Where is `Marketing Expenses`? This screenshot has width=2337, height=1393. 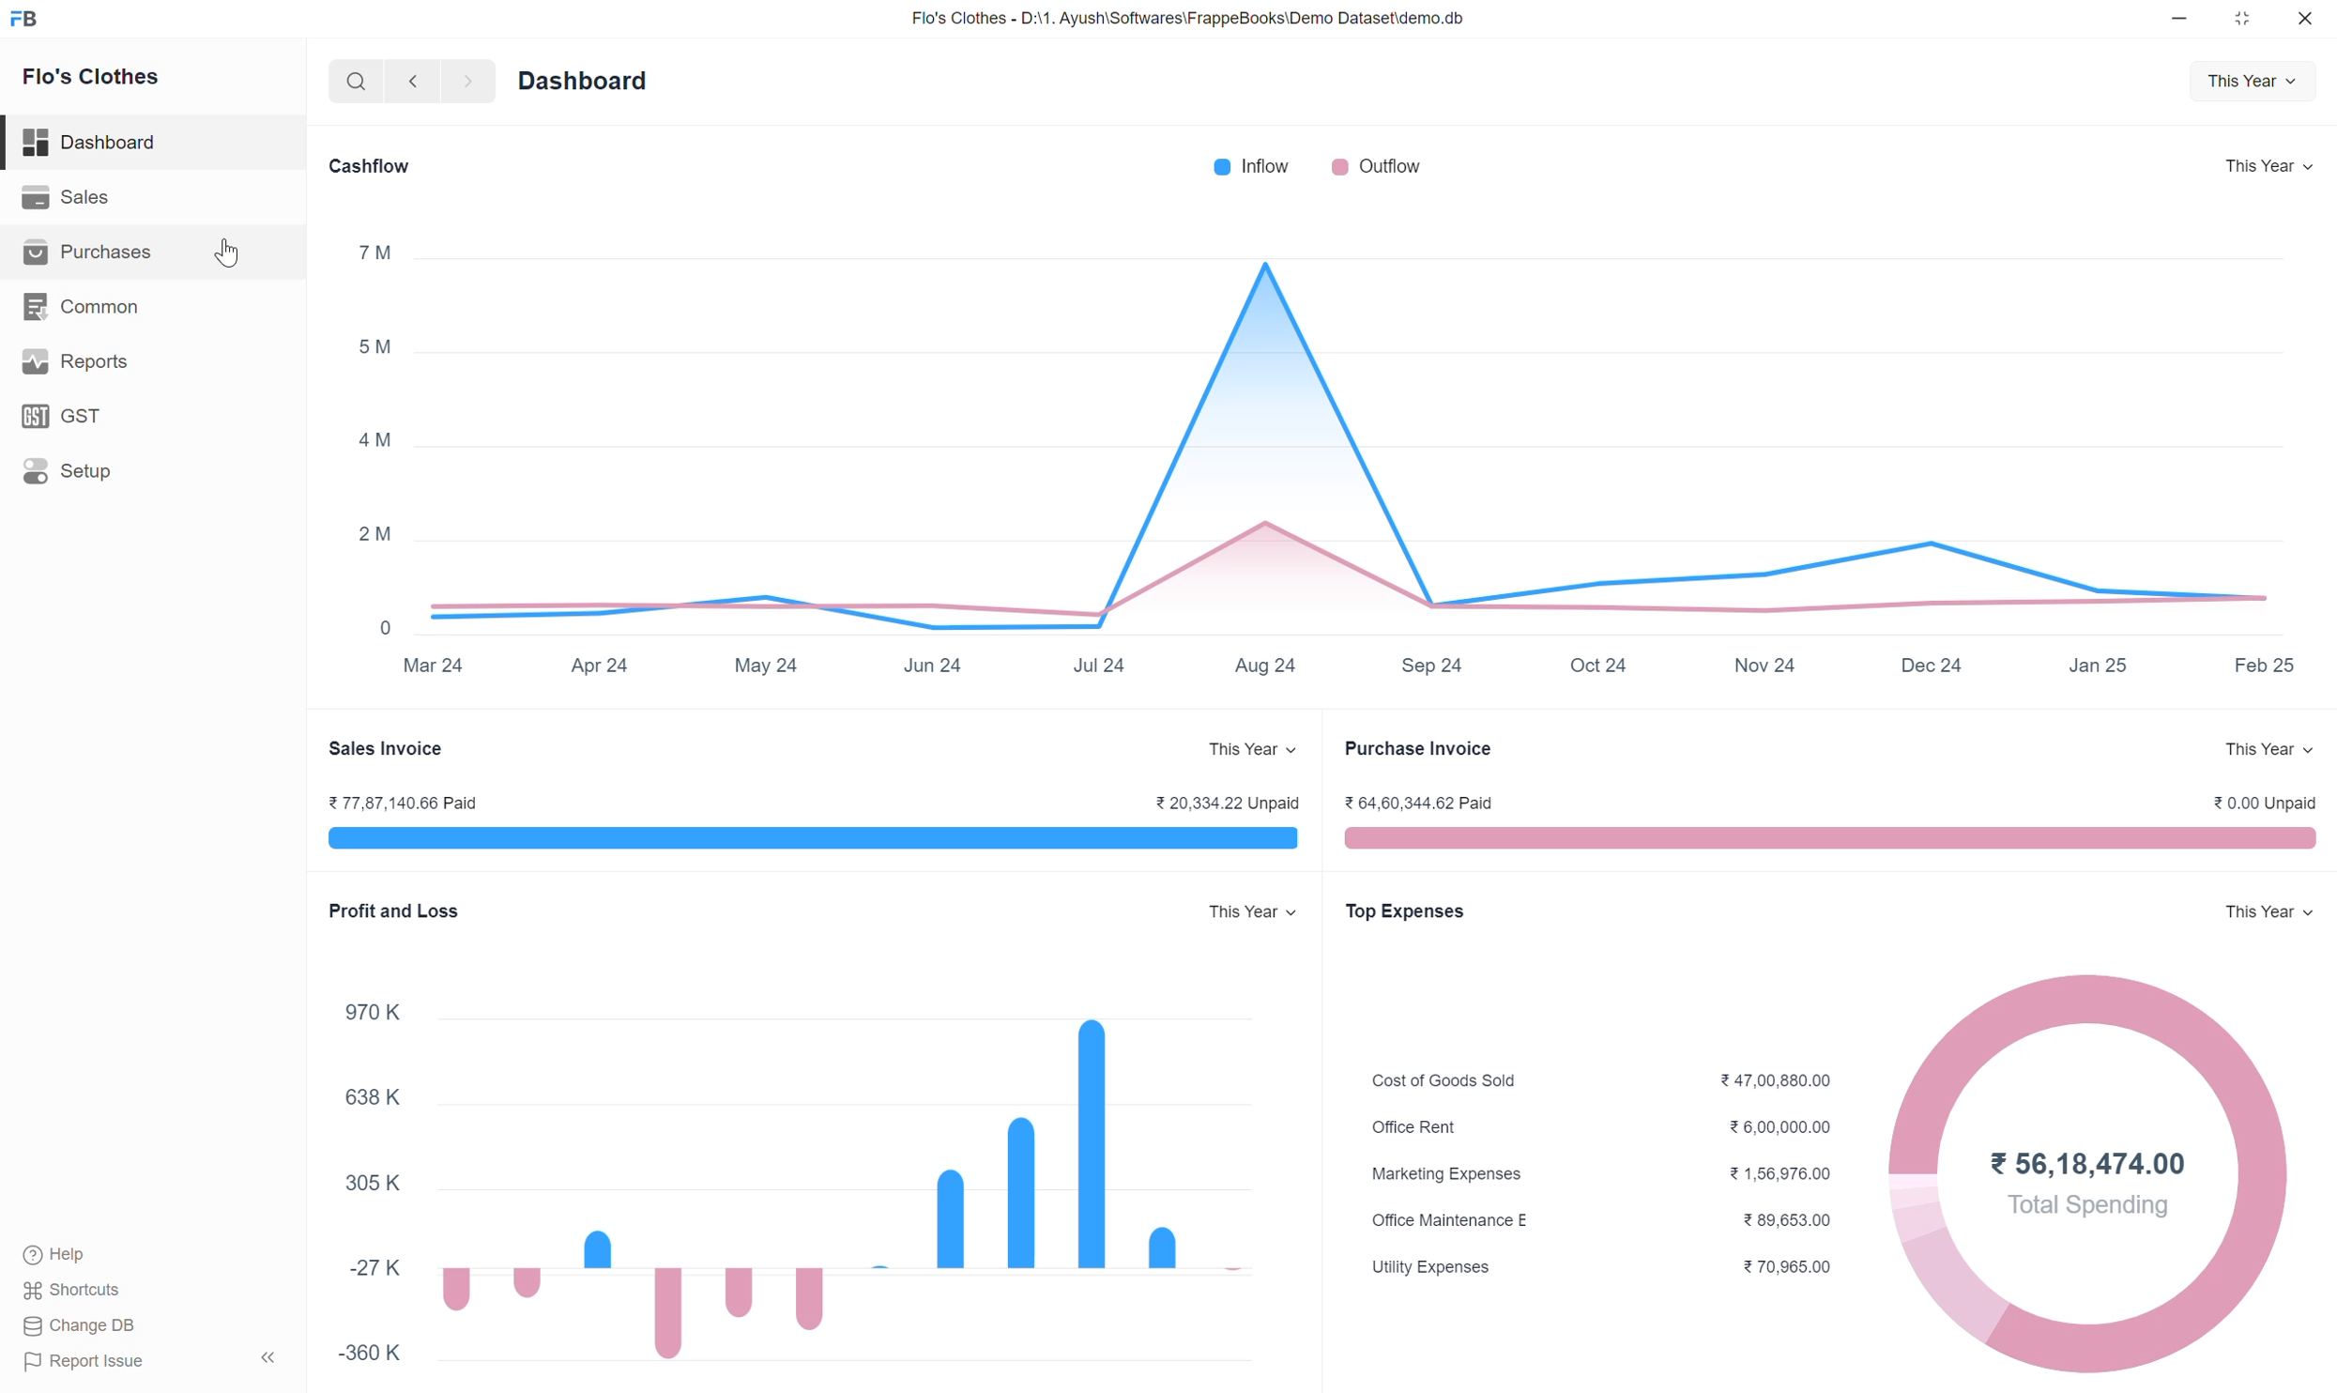 Marketing Expenses is located at coordinates (1445, 1173).